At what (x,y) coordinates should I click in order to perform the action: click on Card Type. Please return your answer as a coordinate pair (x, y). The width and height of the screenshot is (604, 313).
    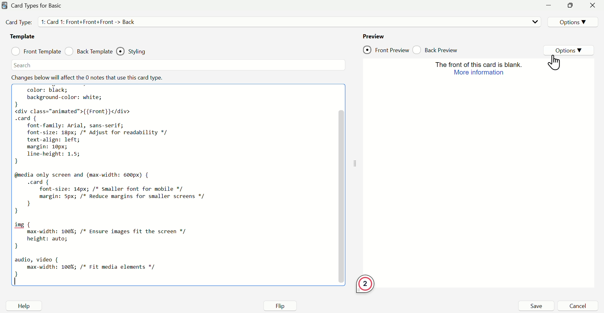
    Looking at the image, I should click on (39, 6).